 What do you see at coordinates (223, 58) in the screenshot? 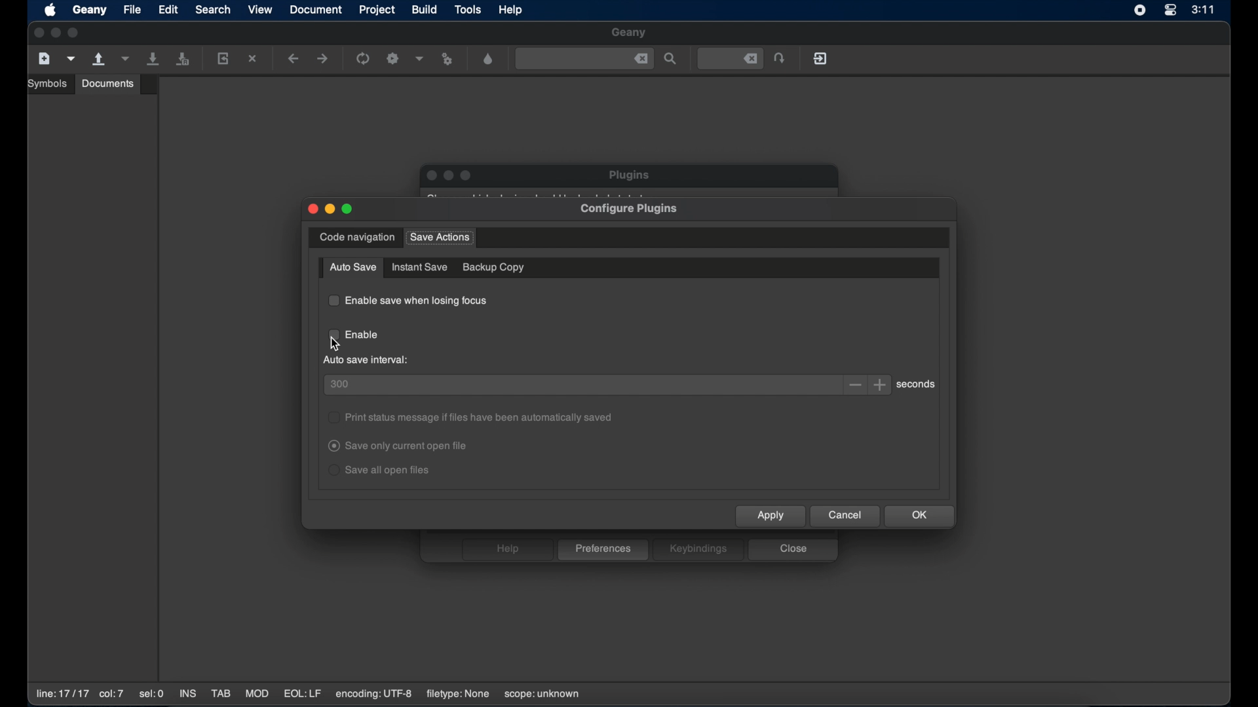
I see `reload the current file` at bounding box center [223, 58].